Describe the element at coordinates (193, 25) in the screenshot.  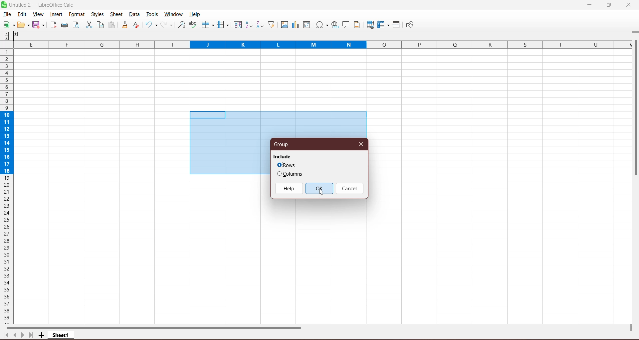
I see `Spelling` at that location.